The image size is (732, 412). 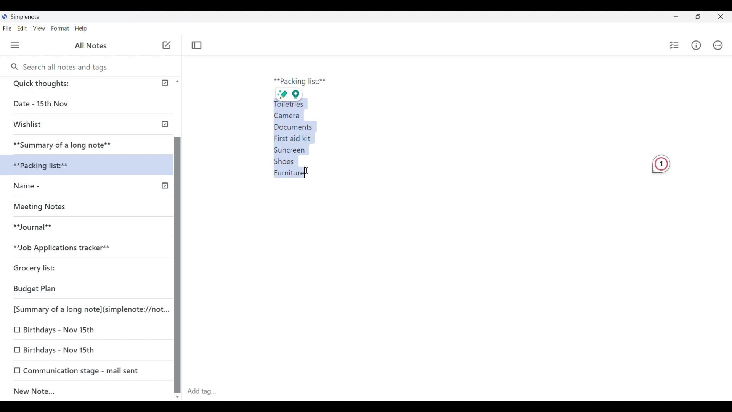 I want to click on Add new note, so click(x=167, y=45).